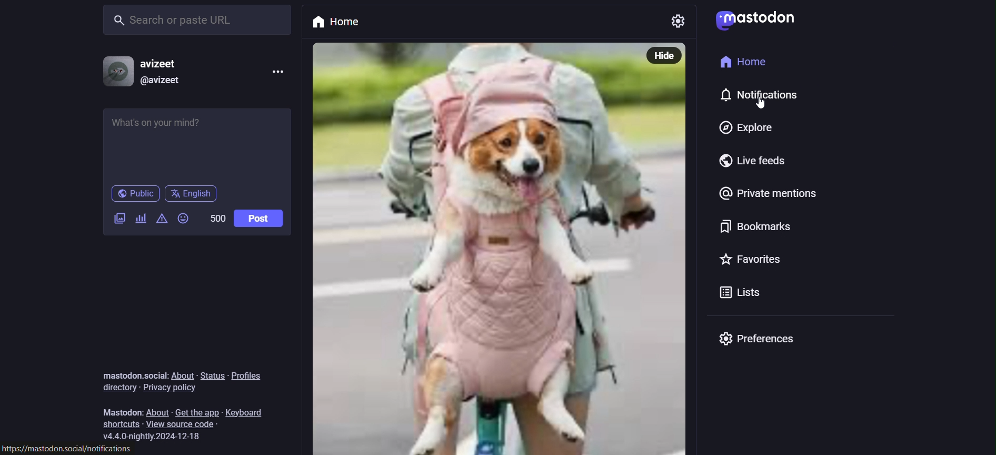 Image resolution: width=996 pixels, height=455 pixels. What do you see at coordinates (343, 21) in the screenshot?
I see `home` at bounding box center [343, 21].